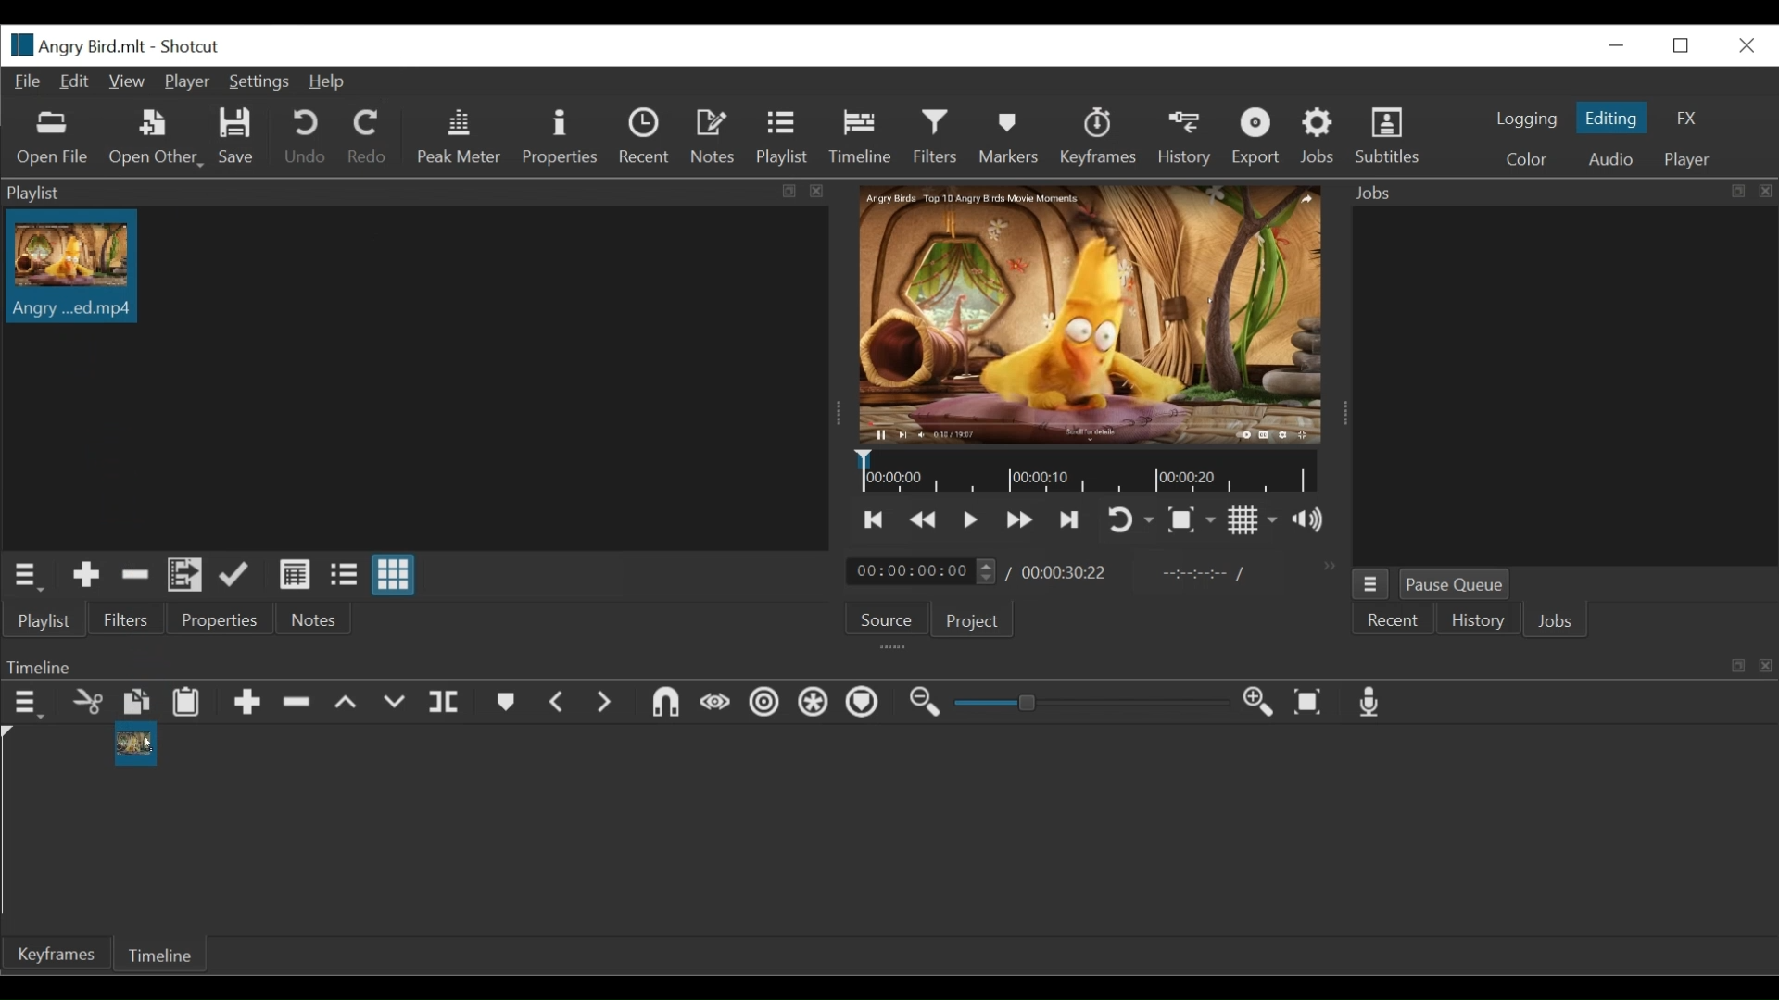 This screenshot has width=1779, height=1000. Describe the element at coordinates (329, 81) in the screenshot. I see `Help` at that location.